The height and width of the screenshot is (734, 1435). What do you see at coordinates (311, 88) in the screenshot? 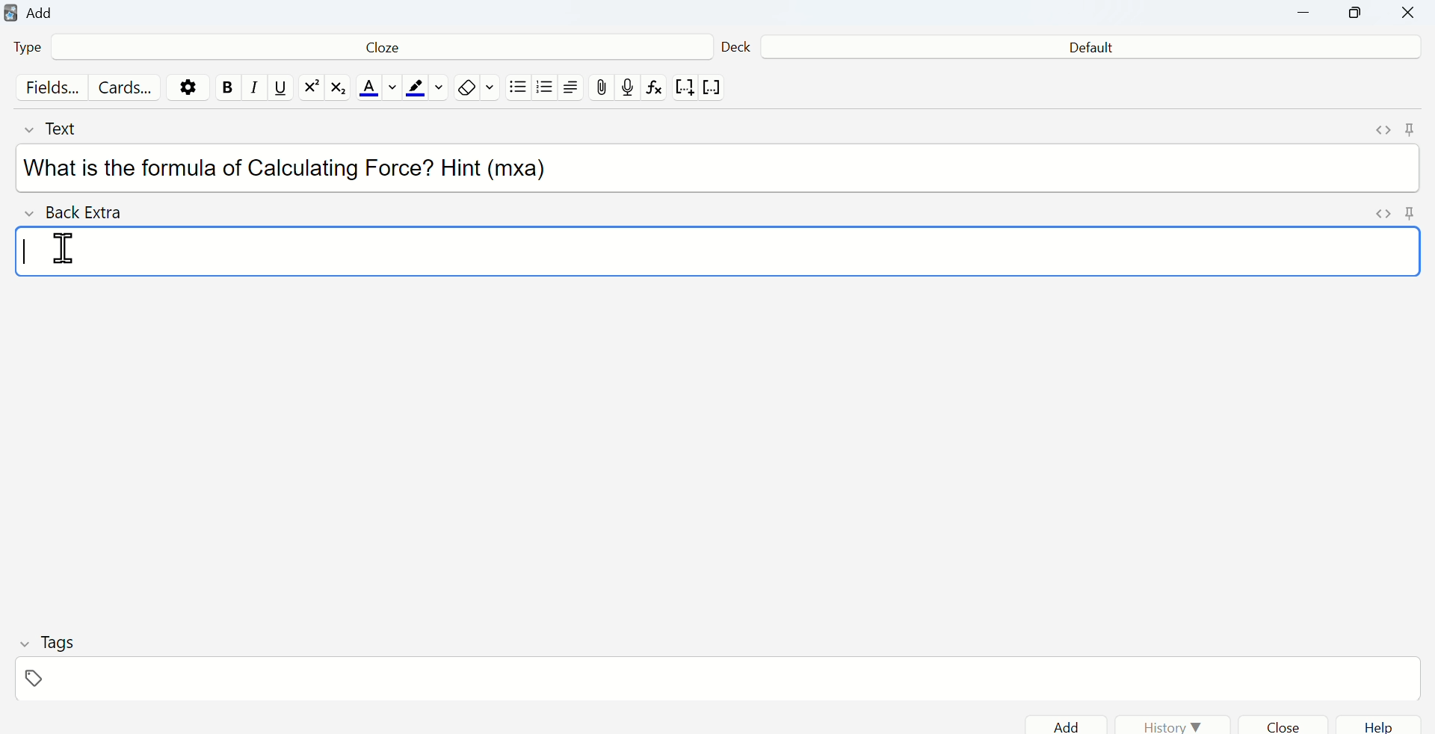
I see `exponential` at bounding box center [311, 88].